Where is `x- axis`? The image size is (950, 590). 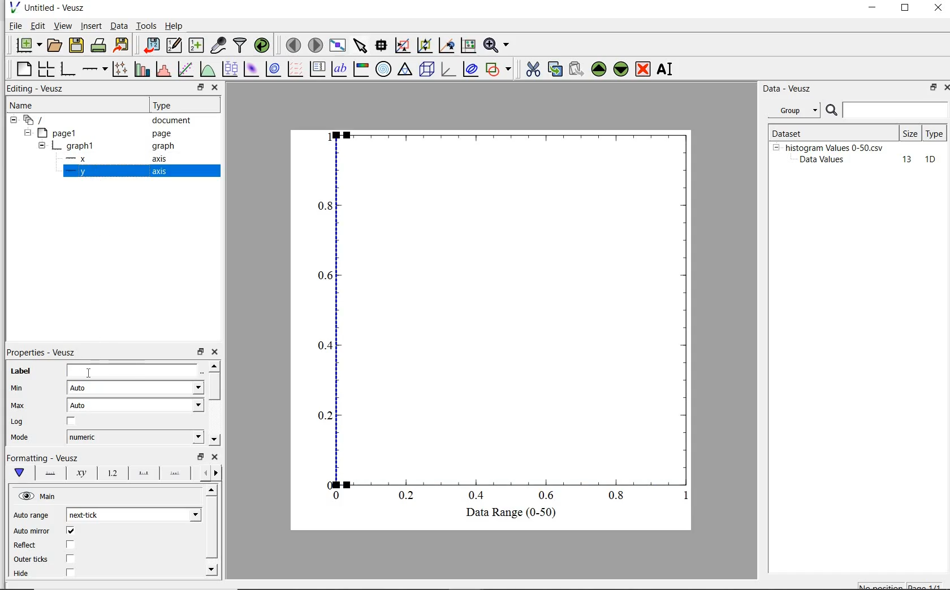
x- axis is located at coordinates (78, 160).